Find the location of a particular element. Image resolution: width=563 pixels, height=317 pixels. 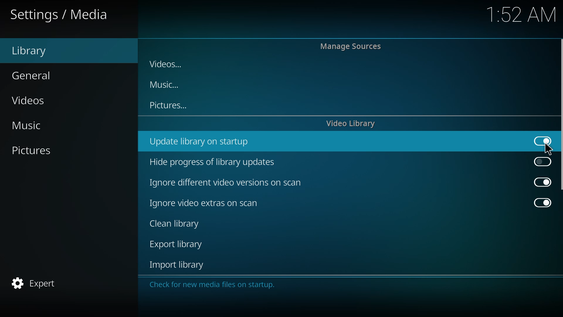

pictures is located at coordinates (169, 105).